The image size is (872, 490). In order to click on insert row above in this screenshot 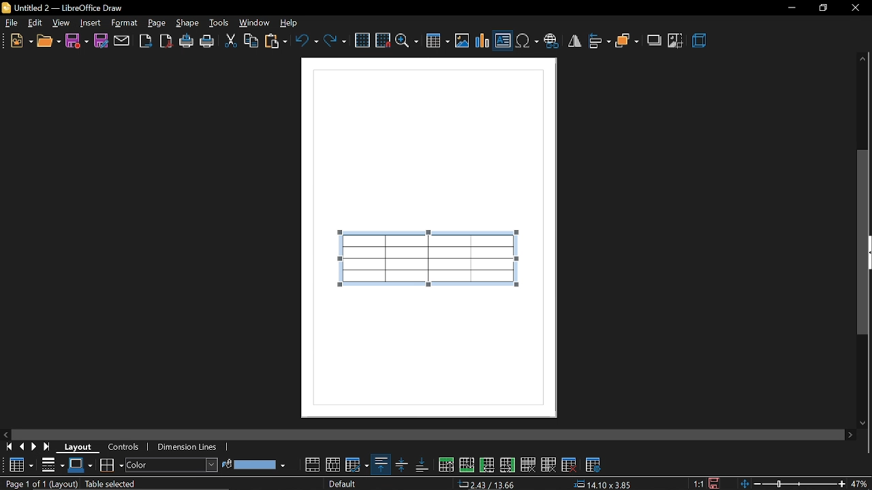, I will do `click(446, 465)`.